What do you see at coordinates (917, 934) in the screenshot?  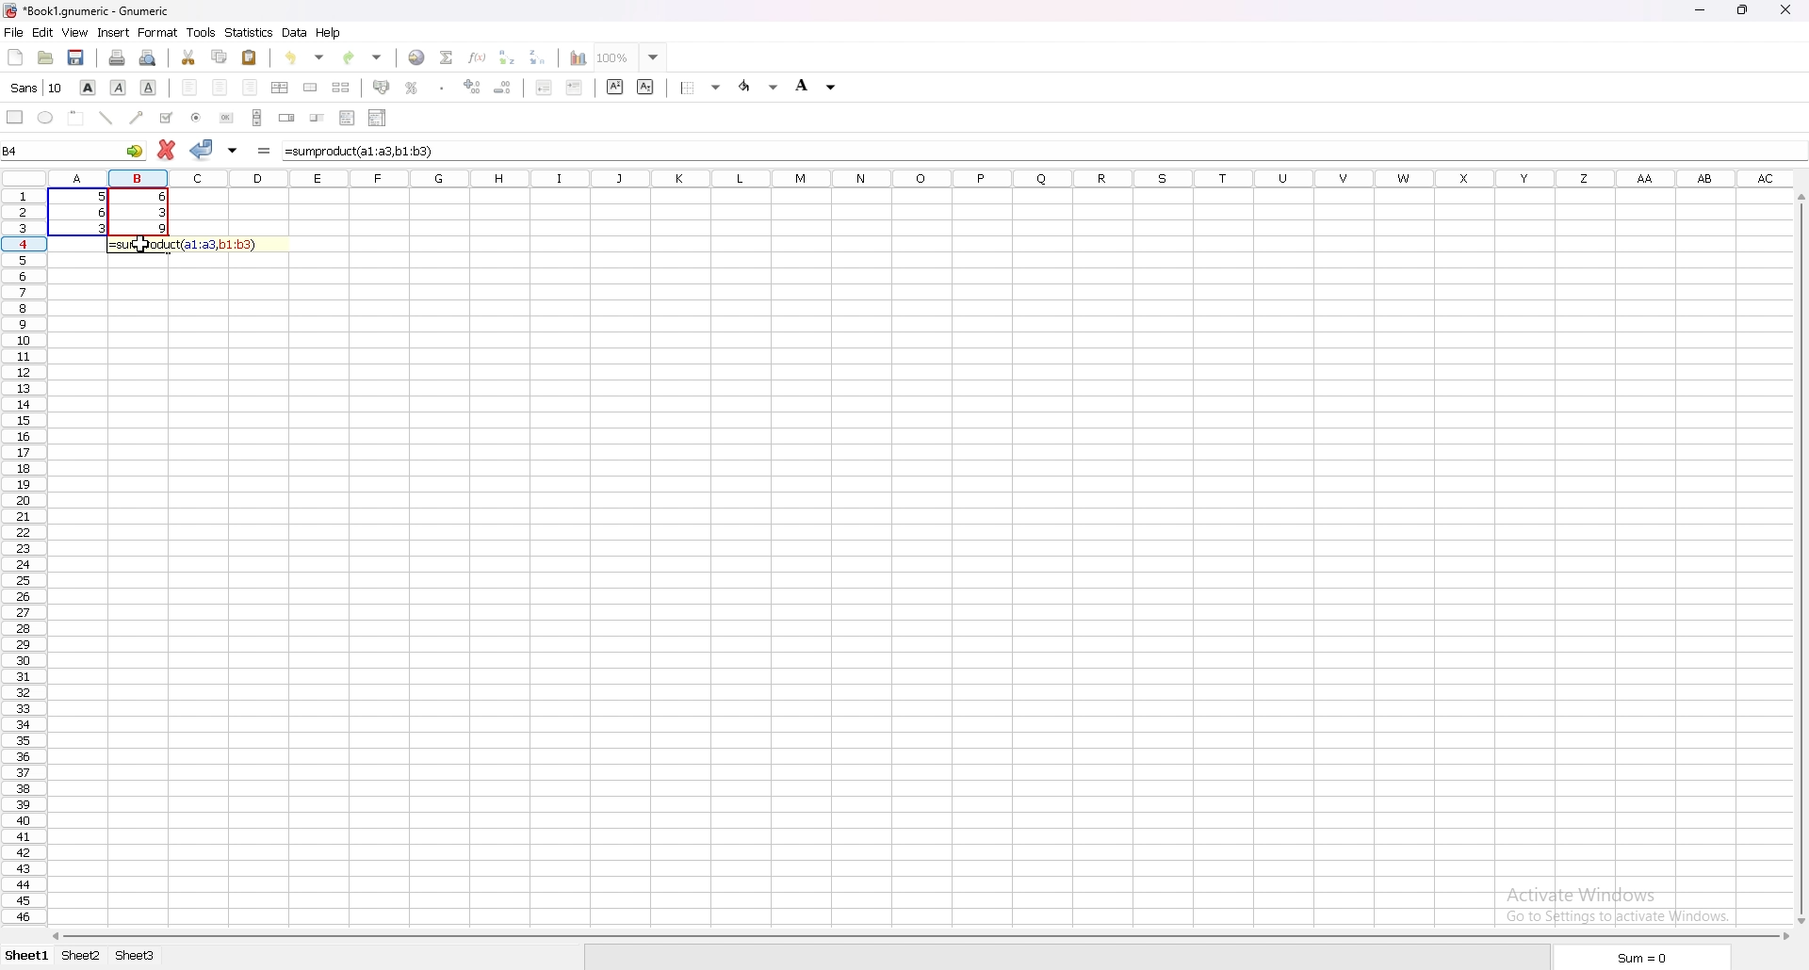 I see `scroll bar` at bounding box center [917, 934].